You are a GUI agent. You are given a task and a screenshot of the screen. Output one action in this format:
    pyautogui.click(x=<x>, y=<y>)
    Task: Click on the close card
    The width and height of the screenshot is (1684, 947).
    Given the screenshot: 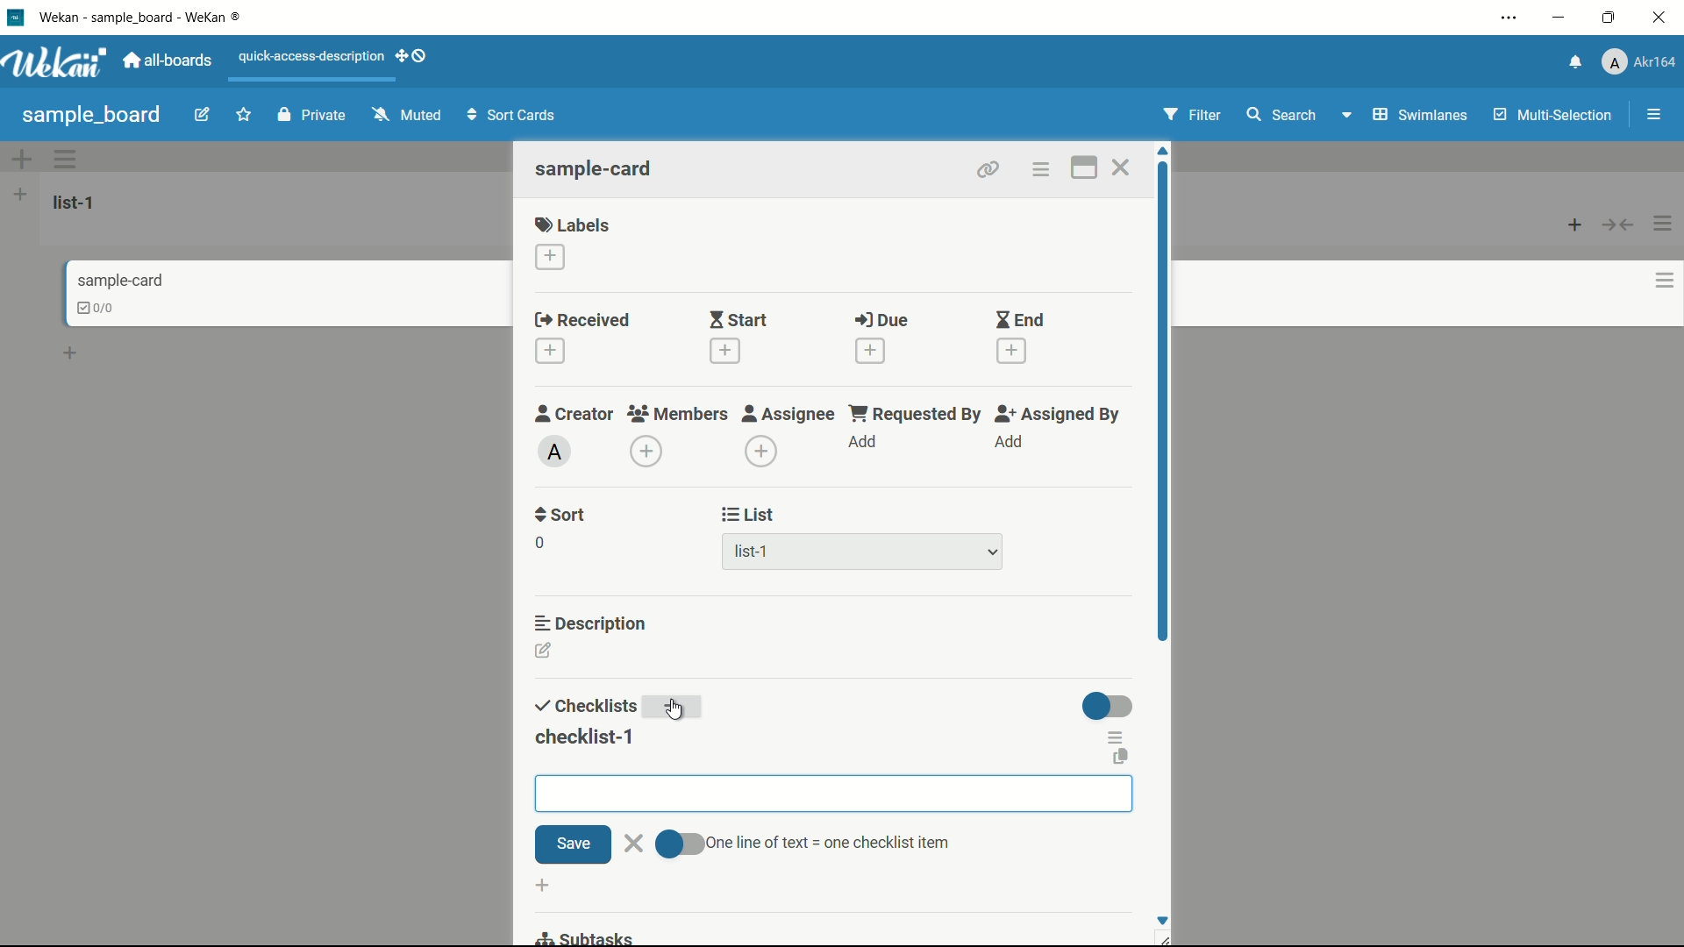 What is the action you would take?
    pyautogui.click(x=1120, y=170)
    